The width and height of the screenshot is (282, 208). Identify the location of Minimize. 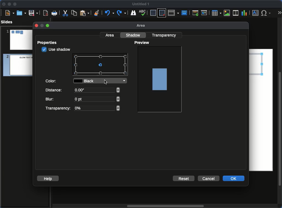
(9, 4).